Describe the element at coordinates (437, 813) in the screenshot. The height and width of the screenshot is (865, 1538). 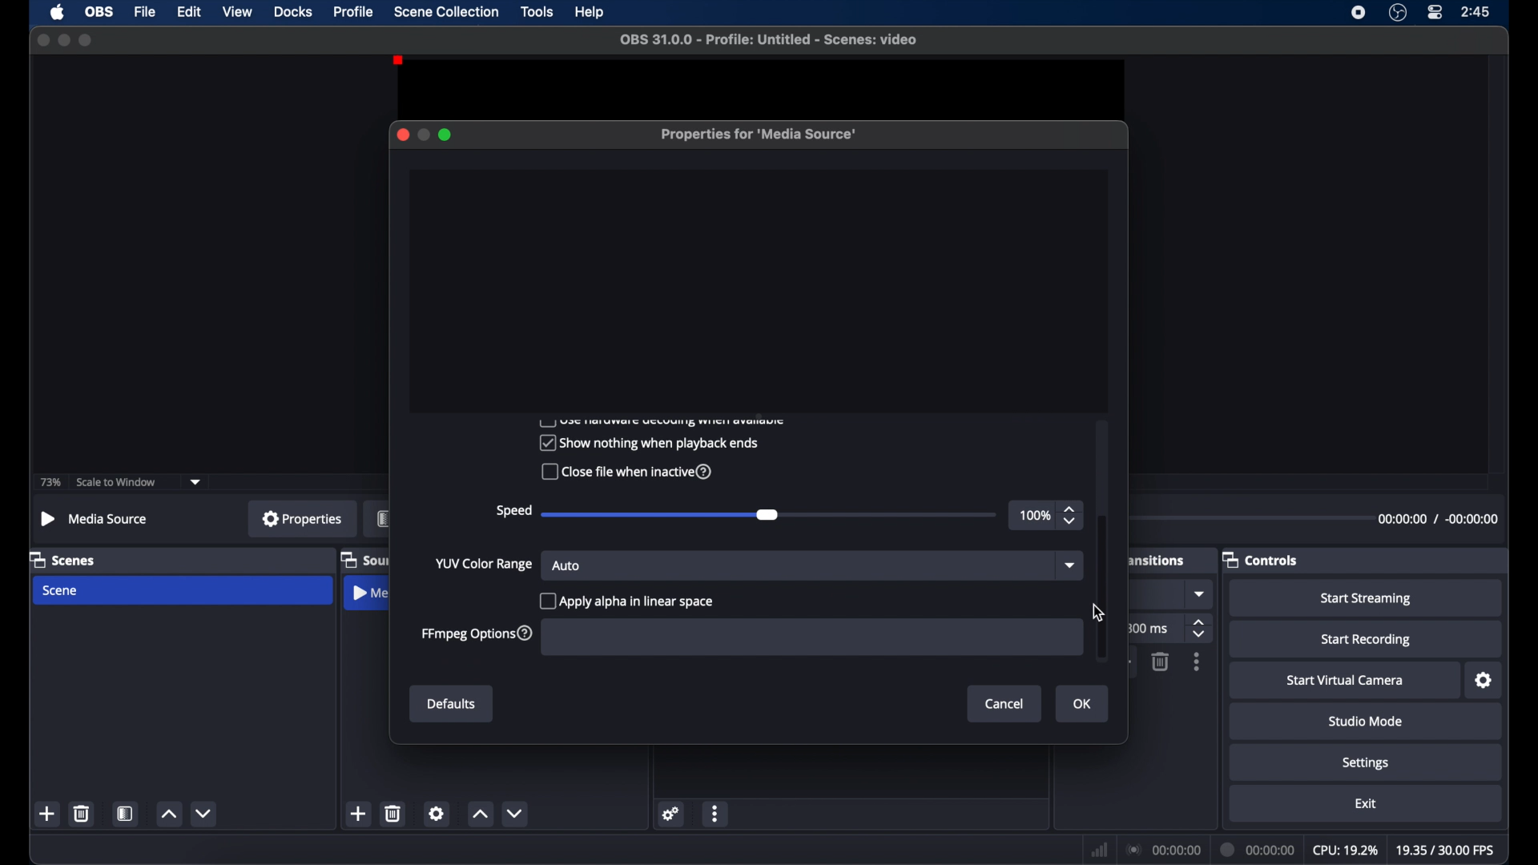
I see `settings` at that location.